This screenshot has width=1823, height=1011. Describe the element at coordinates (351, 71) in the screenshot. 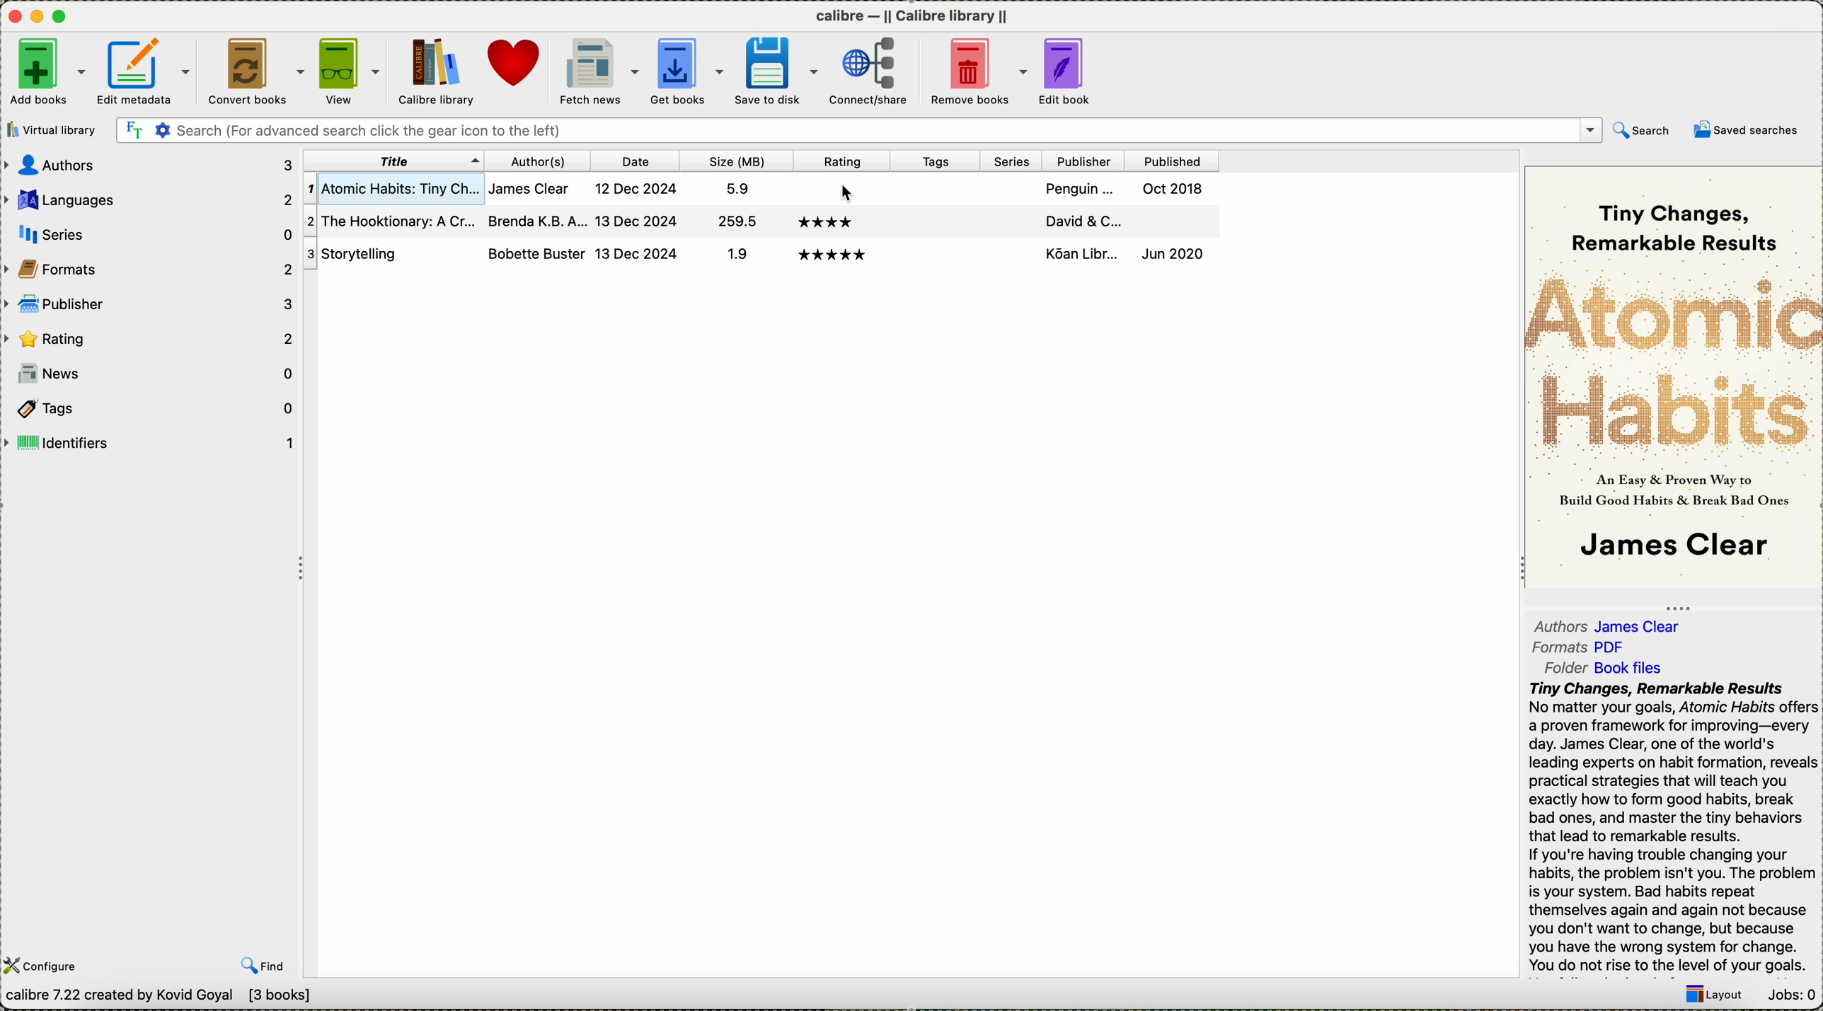

I see `view` at that location.